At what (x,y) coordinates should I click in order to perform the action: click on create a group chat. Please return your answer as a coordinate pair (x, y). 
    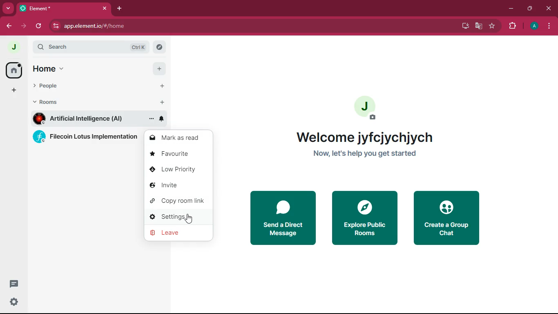
    Looking at the image, I should click on (446, 218).